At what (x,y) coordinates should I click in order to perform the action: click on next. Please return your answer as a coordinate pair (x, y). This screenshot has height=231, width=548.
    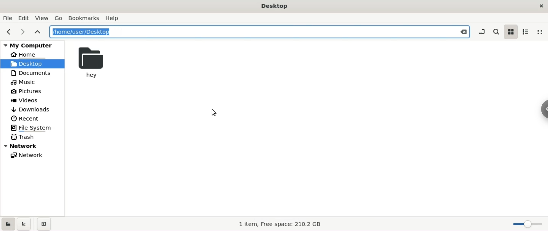
    Looking at the image, I should click on (23, 32).